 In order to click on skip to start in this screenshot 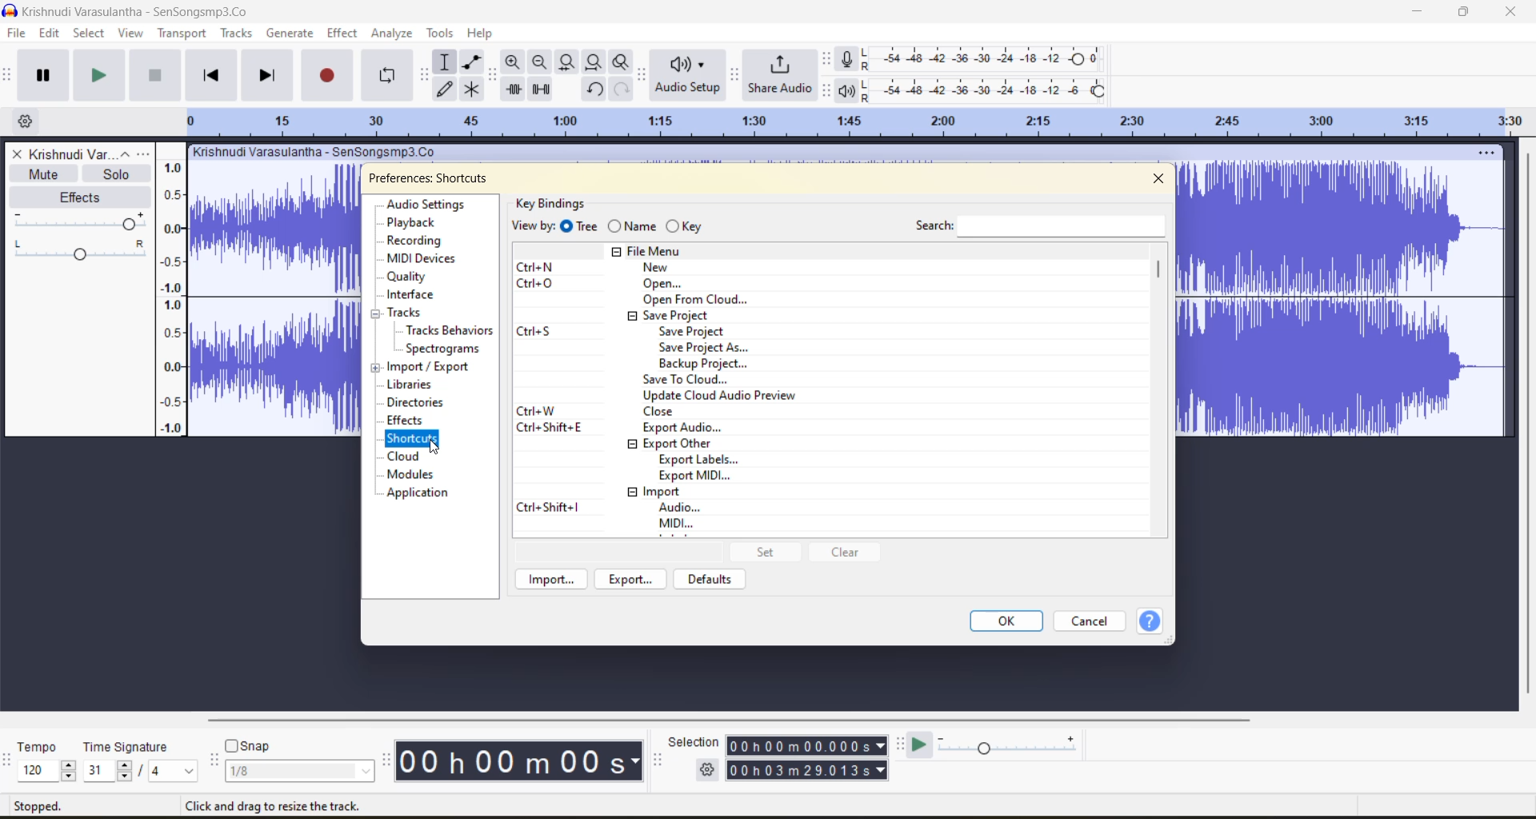, I will do `click(210, 74)`.